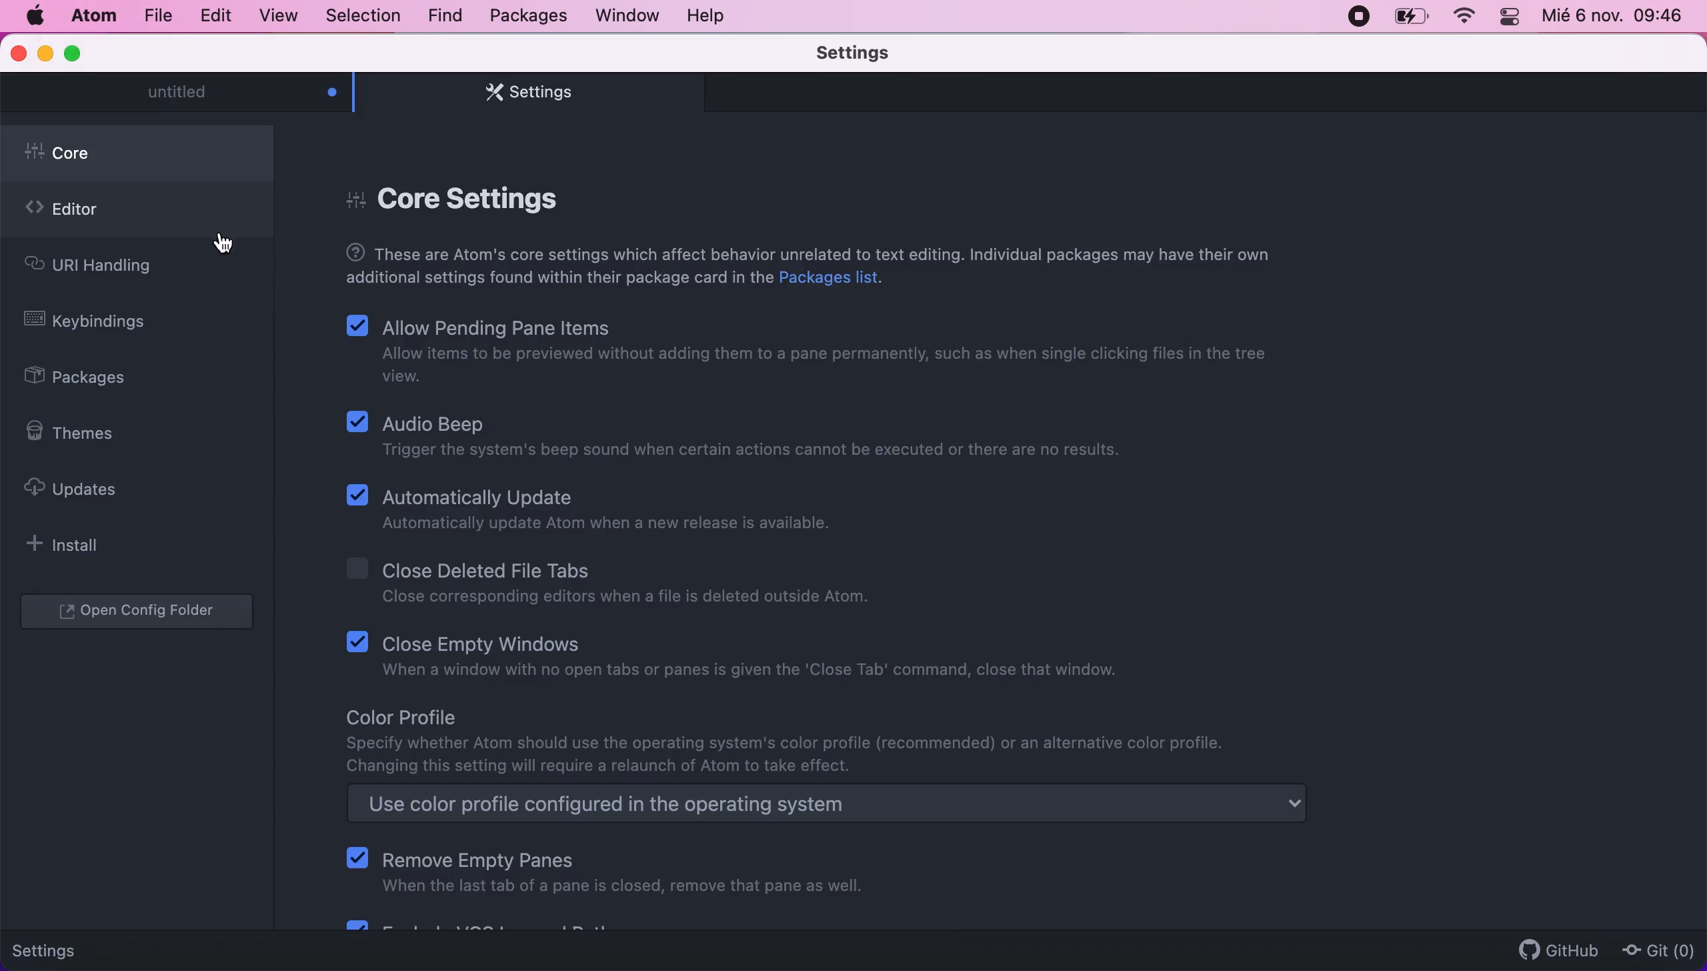 Image resolution: width=1707 pixels, height=971 pixels. What do you see at coordinates (831, 269) in the screenshot?
I see `These are Atom's core settings which affect behavior unrelated to text editing. Individual packages may have their own additional settings found within their package card in the Packages list.` at bounding box center [831, 269].